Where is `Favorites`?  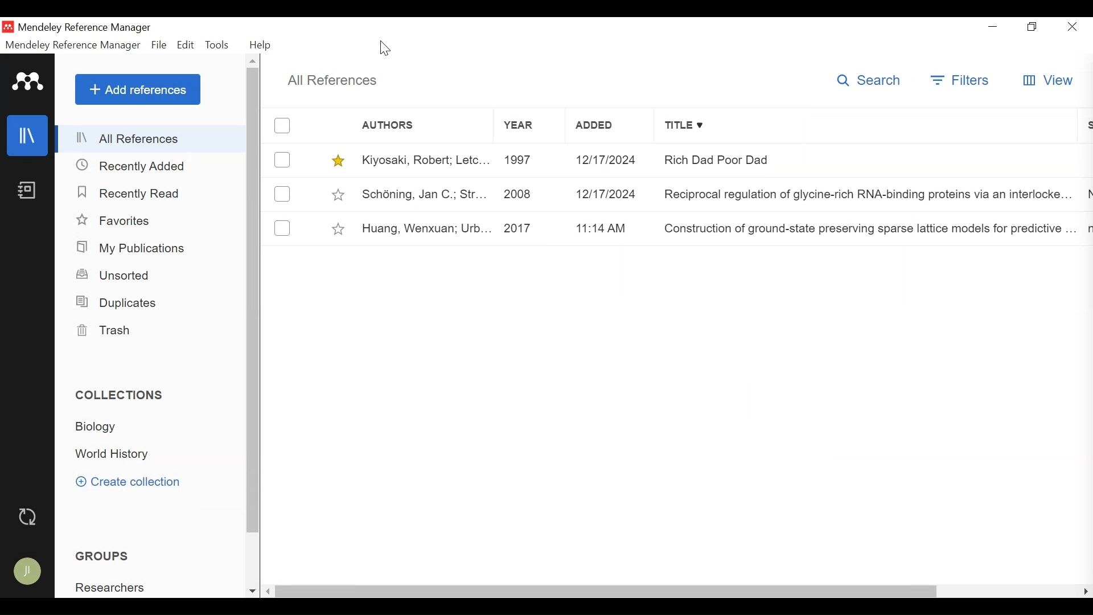
Favorites is located at coordinates (115, 221).